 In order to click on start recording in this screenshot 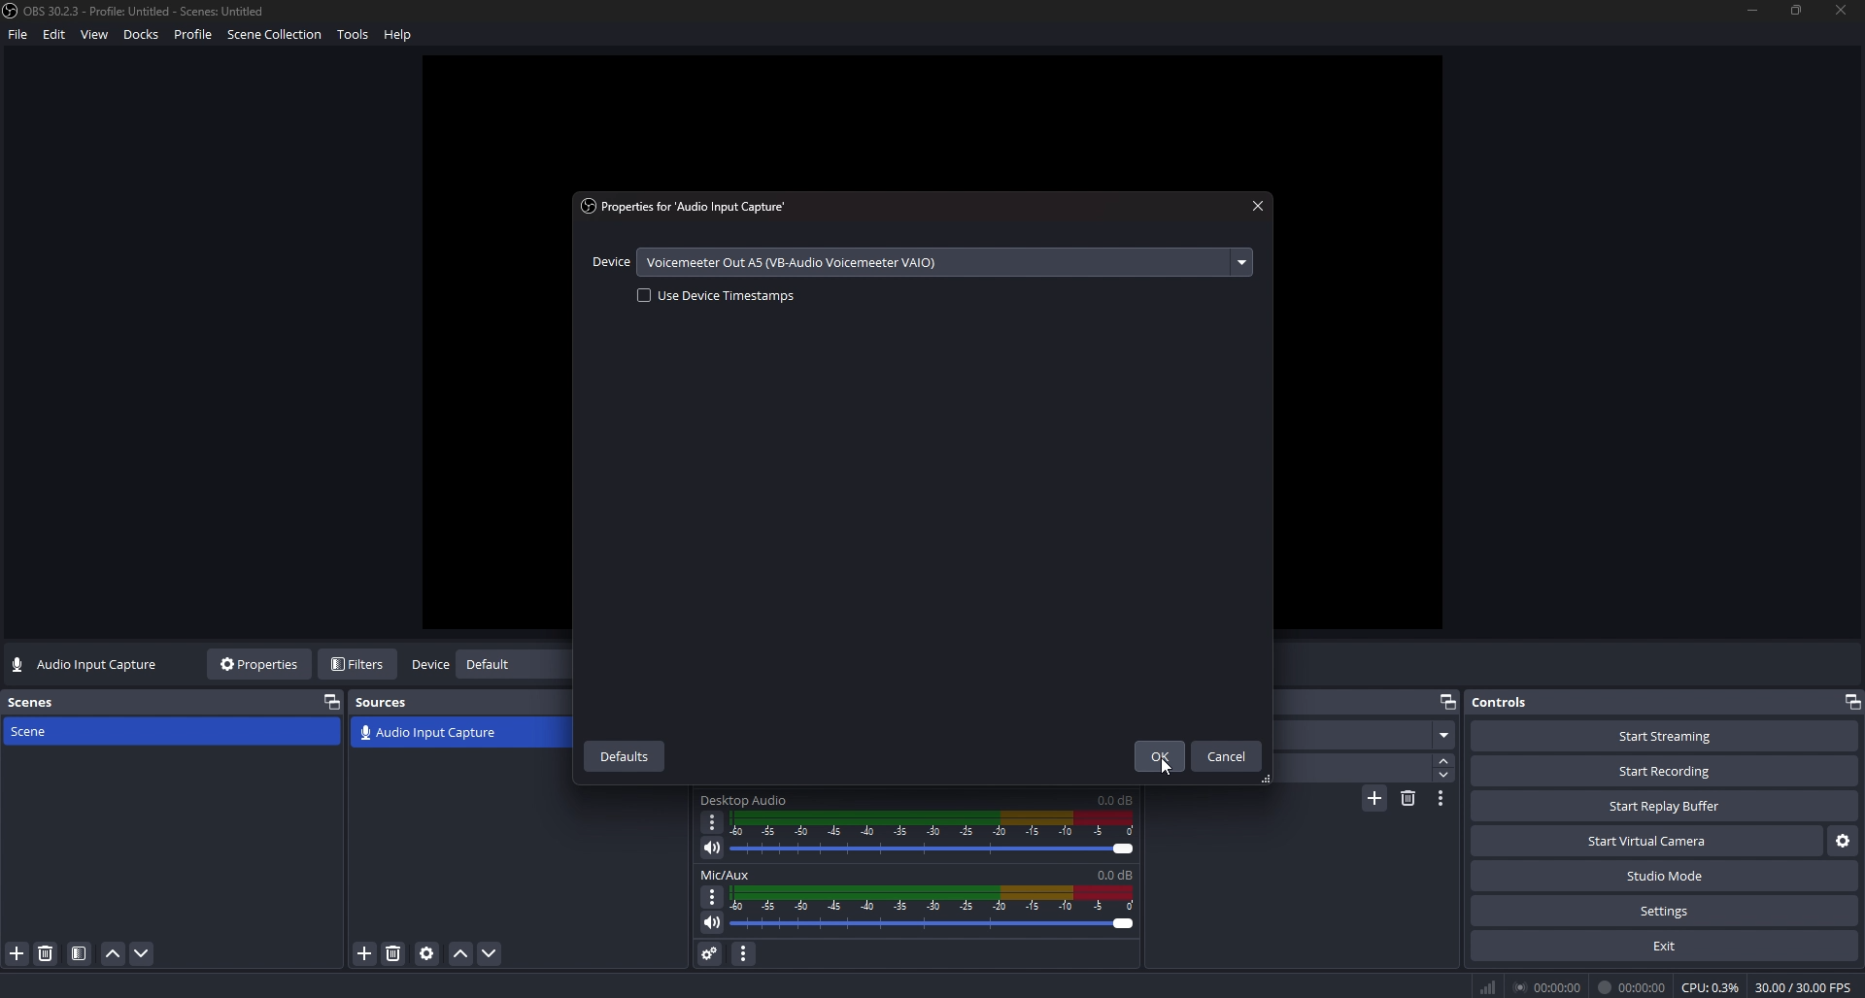, I will do `click(1665, 771)`.